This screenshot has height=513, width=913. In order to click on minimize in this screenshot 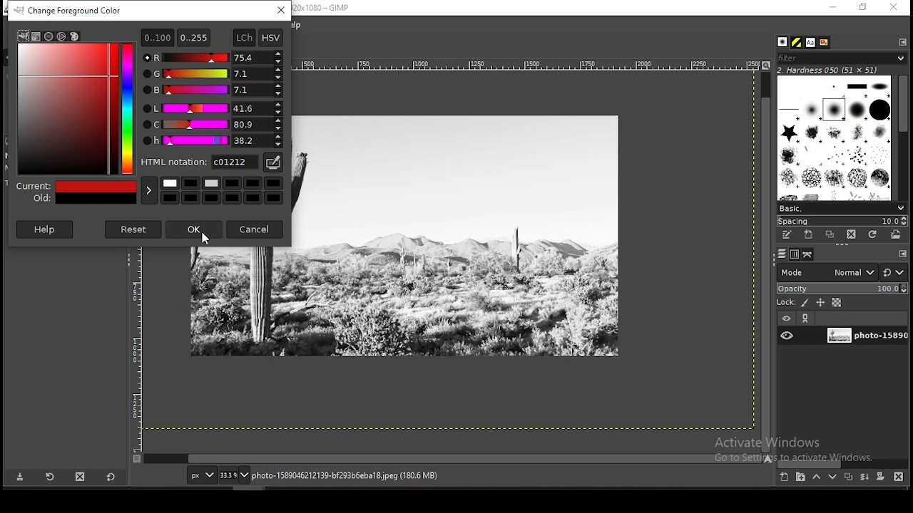, I will do `click(833, 8)`.